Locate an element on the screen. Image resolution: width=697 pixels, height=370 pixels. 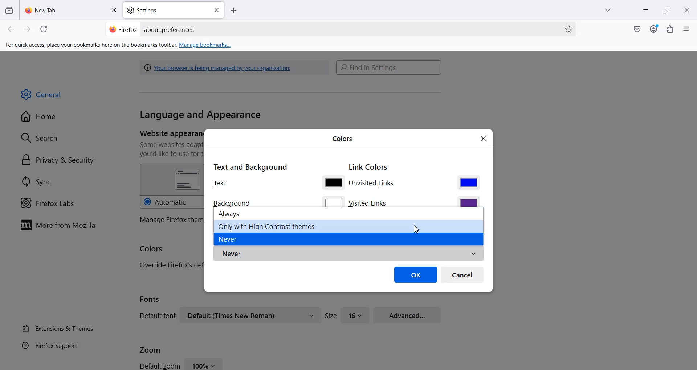
Add New Tab is located at coordinates (234, 11).